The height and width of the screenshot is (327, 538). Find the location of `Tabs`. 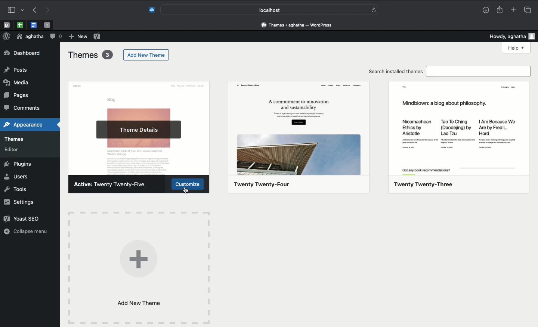

Tabs is located at coordinates (529, 9).